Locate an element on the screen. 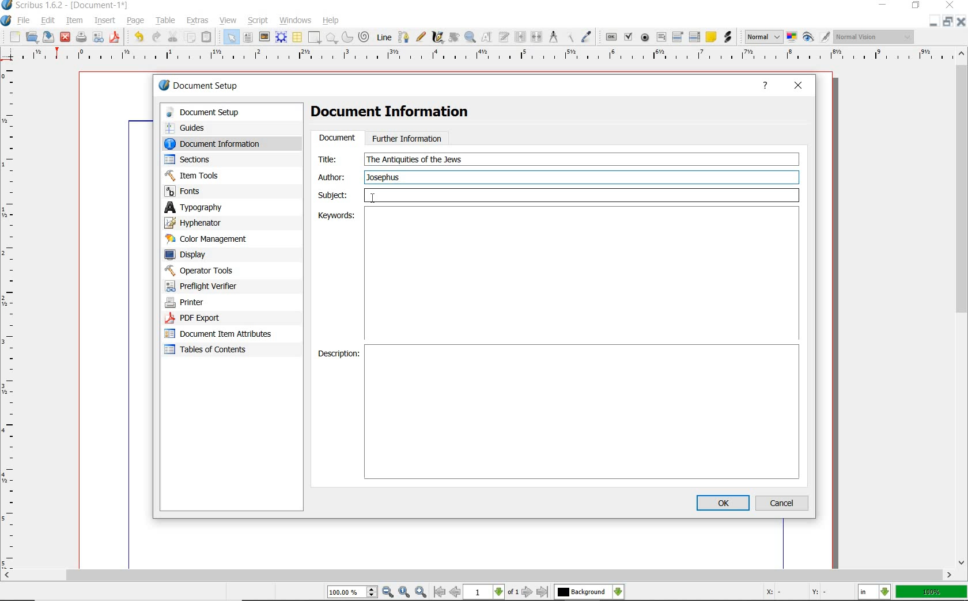 This screenshot has width=968, height=601. new is located at coordinates (14, 37).